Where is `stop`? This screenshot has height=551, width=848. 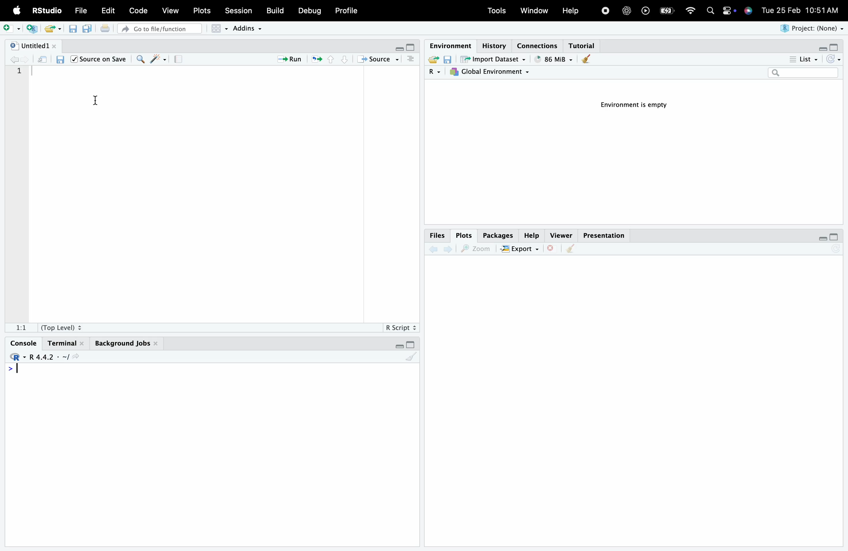 stop is located at coordinates (605, 10).